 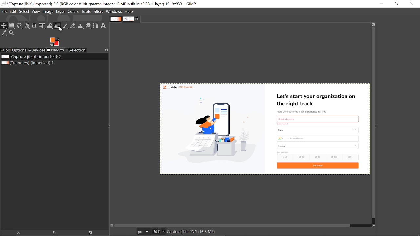 I want to click on Unified transform tool, so click(x=43, y=26).